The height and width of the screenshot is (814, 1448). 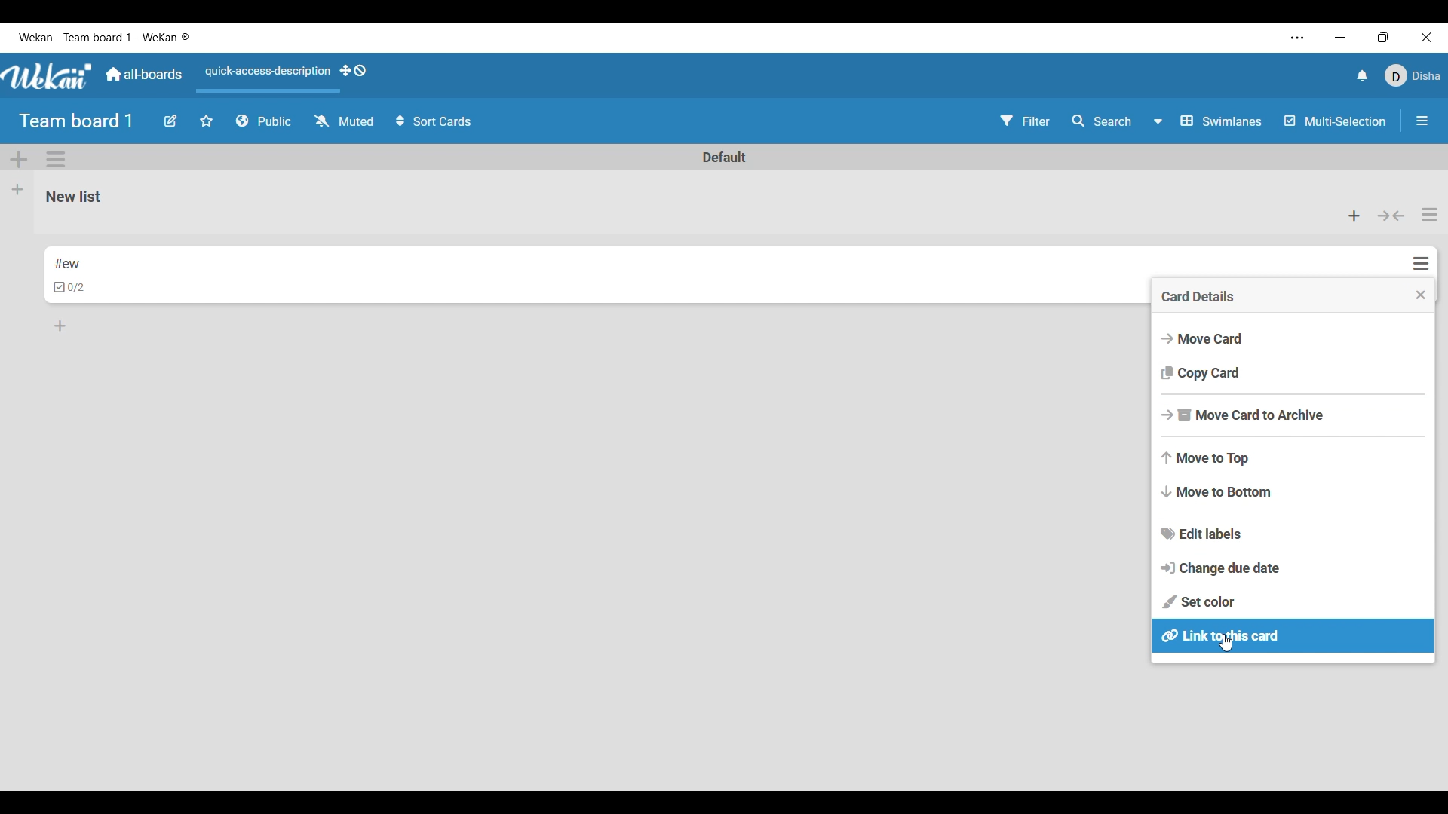 What do you see at coordinates (1336, 121) in the screenshot?
I see `Multi-Selection` at bounding box center [1336, 121].